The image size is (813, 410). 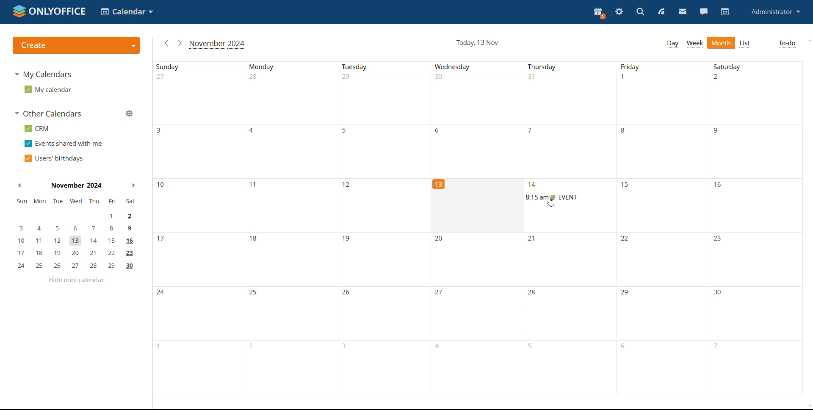 I want to click on mini calendar, so click(x=75, y=235).